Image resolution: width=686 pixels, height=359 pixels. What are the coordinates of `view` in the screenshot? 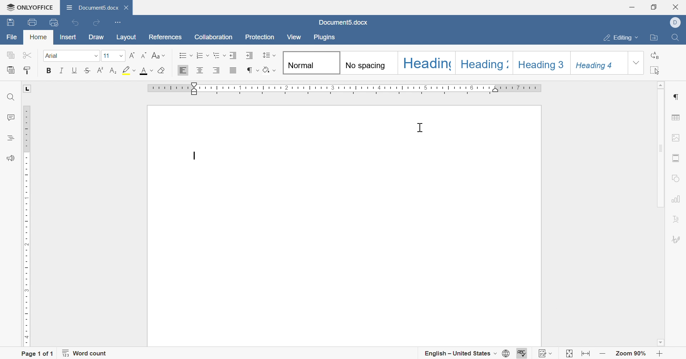 It's located at (293, 36).